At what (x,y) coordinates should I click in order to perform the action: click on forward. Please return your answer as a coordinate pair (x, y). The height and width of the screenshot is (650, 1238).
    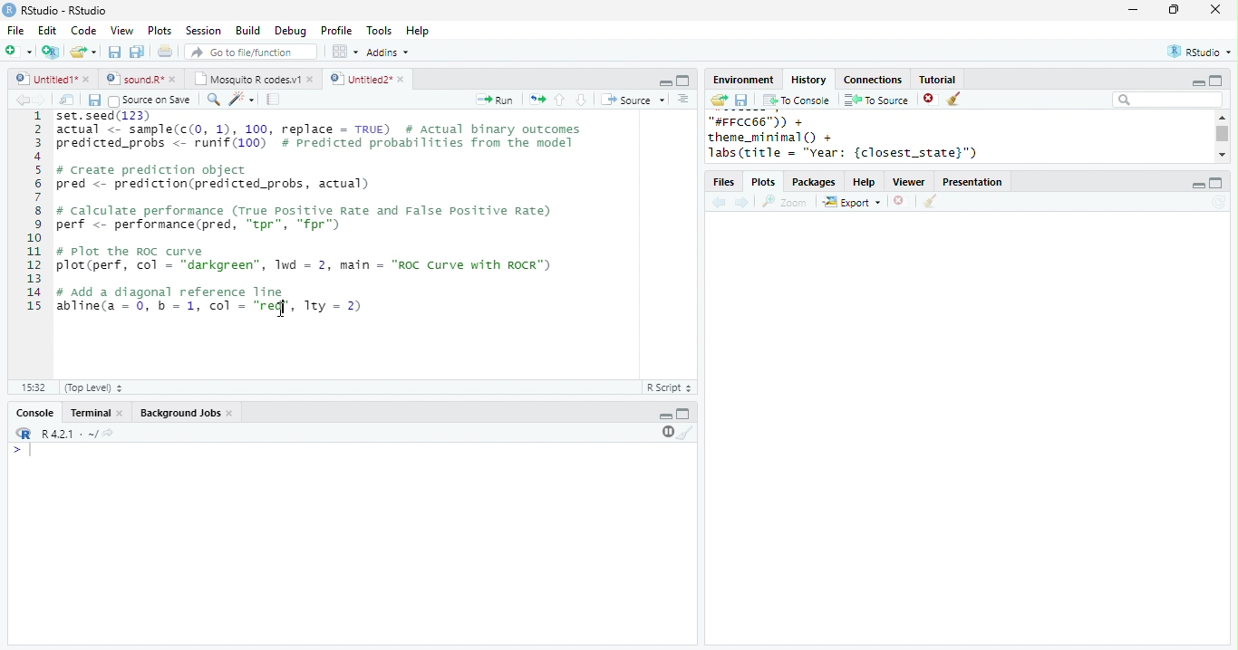
    Looking at the image, I should click on (40, 100).